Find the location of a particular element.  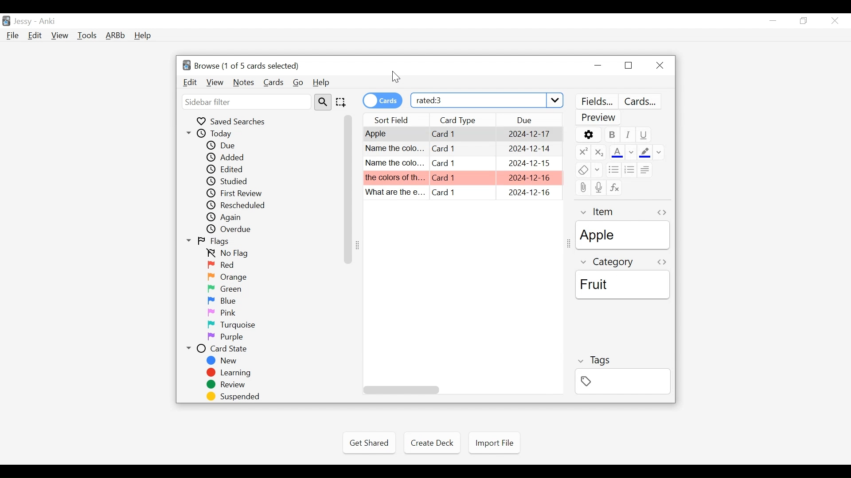

Card Type is located at coordinates (461, 193).